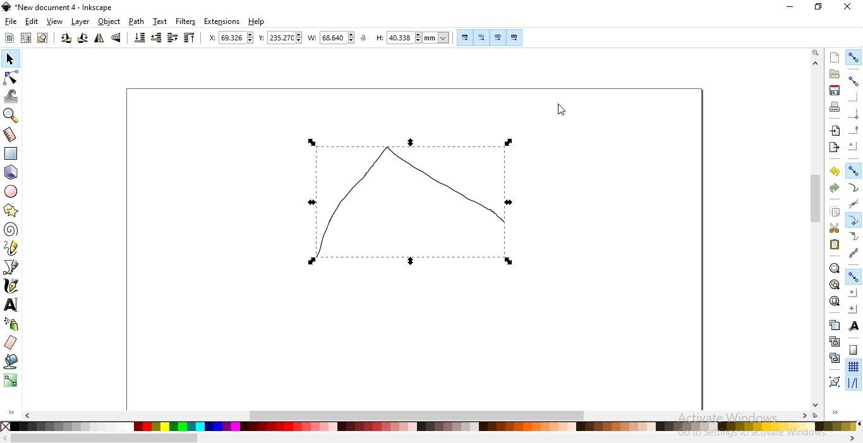 The height and width of the screenshot is (443, 863). What do you see at coordinates (135, 21) in the screenshot?
I see `path` at bounding box center [135, 21].